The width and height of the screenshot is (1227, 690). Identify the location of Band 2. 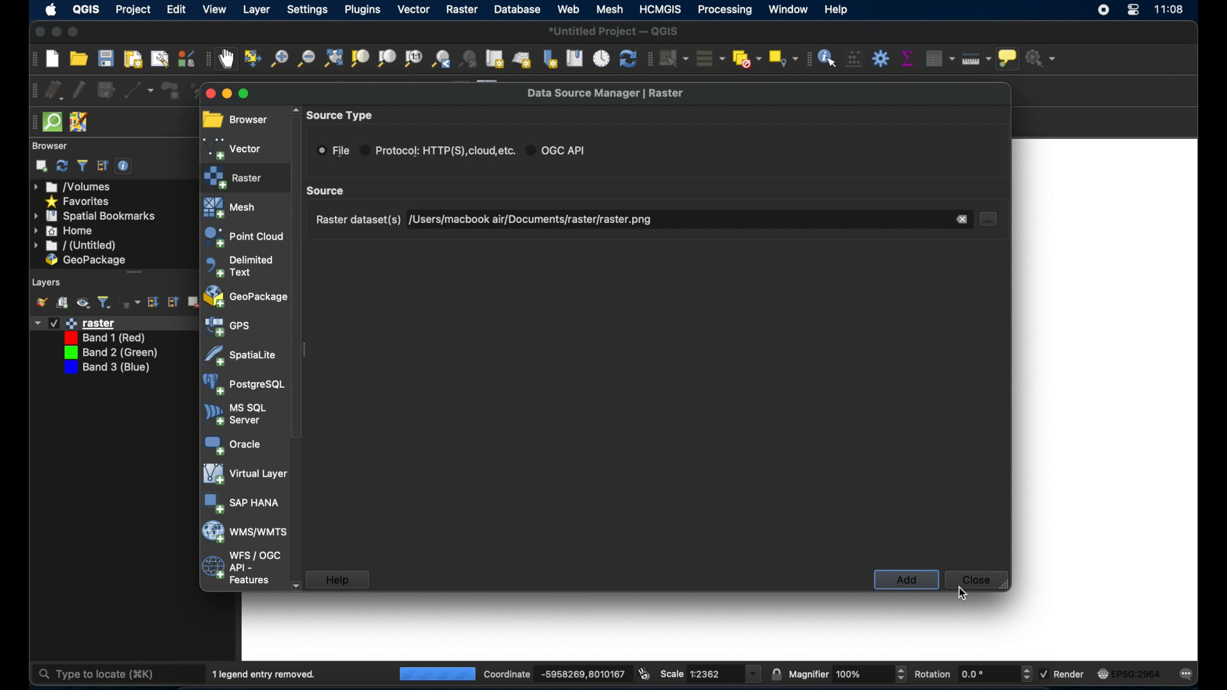
(111, 353).